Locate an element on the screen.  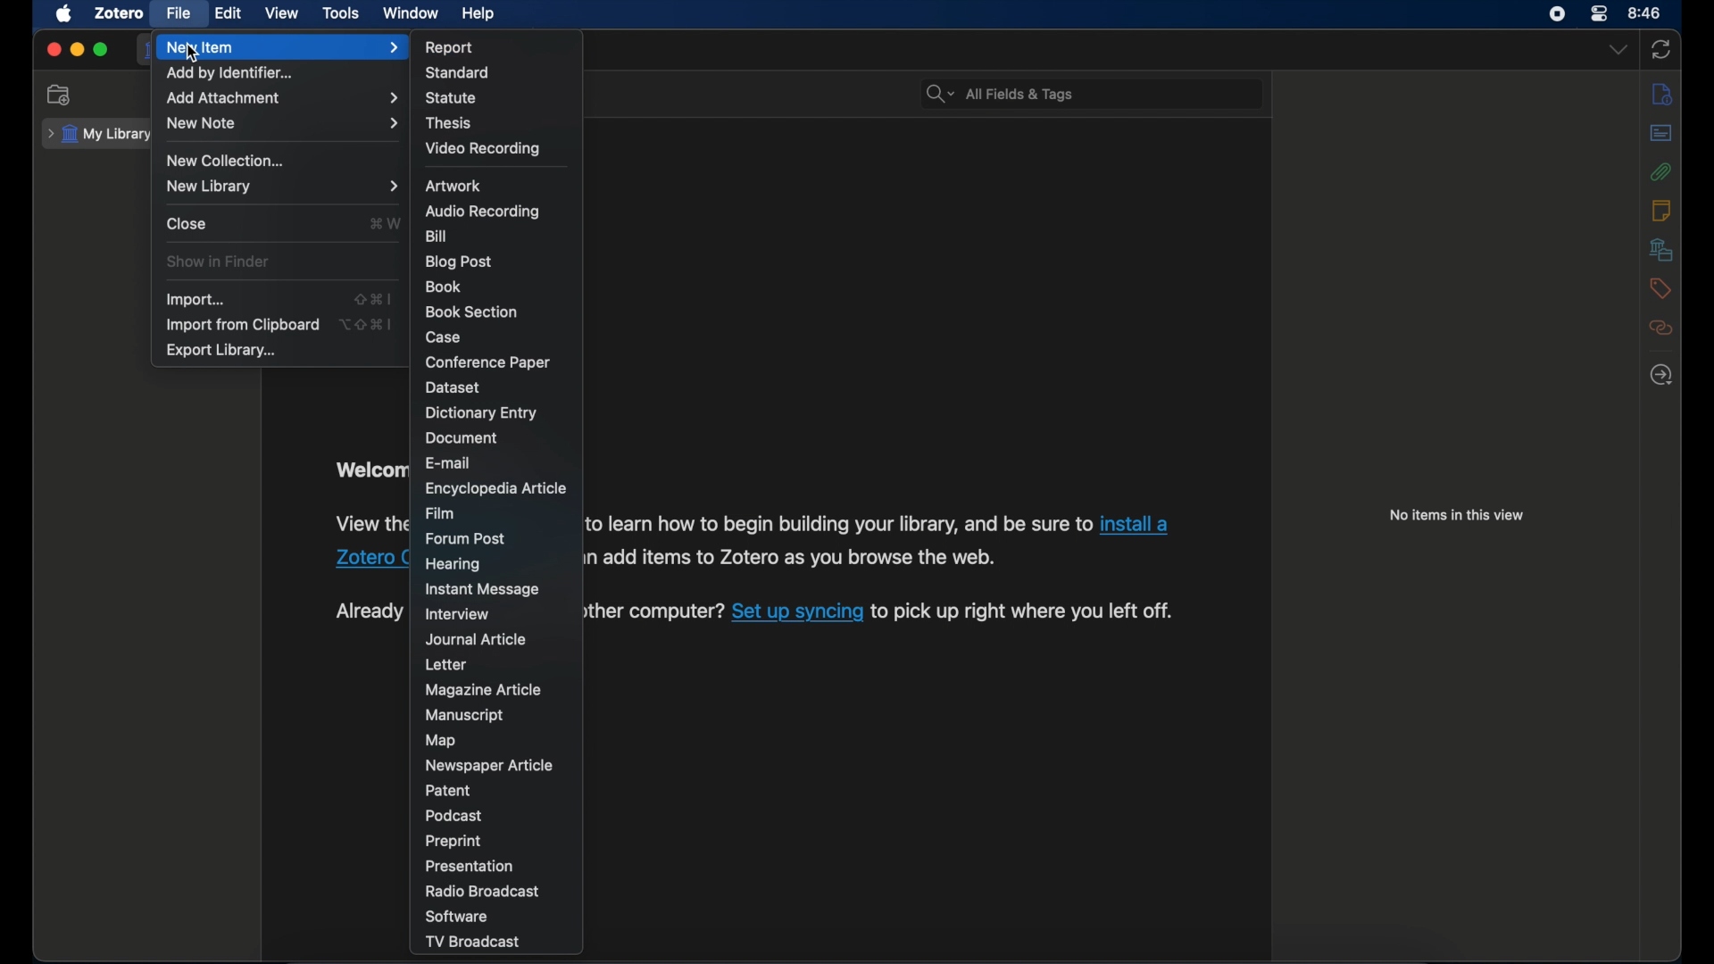
tools is located at coordinates (341, 13).